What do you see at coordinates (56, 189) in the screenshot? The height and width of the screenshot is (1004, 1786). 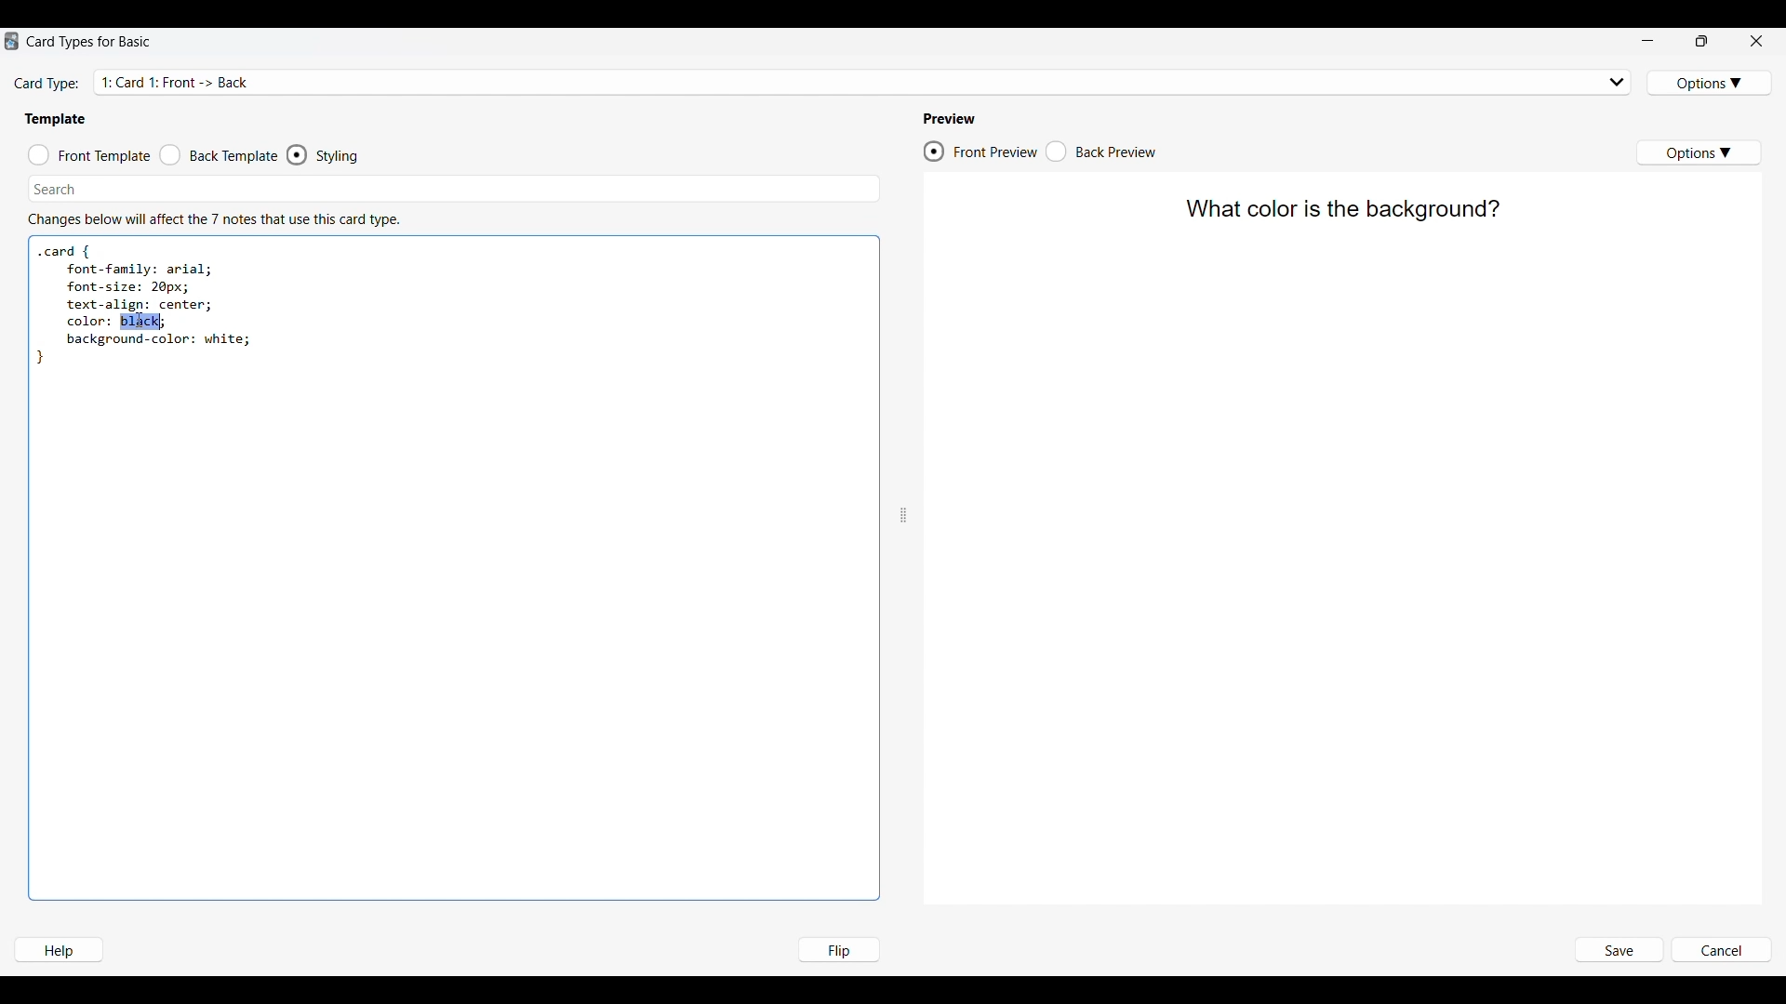 I see `Search` at bounding box center [56, 189].